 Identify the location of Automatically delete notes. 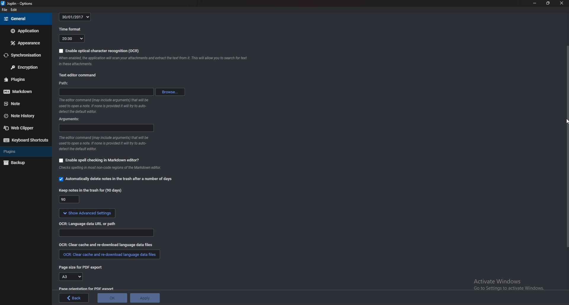
(115, 179).